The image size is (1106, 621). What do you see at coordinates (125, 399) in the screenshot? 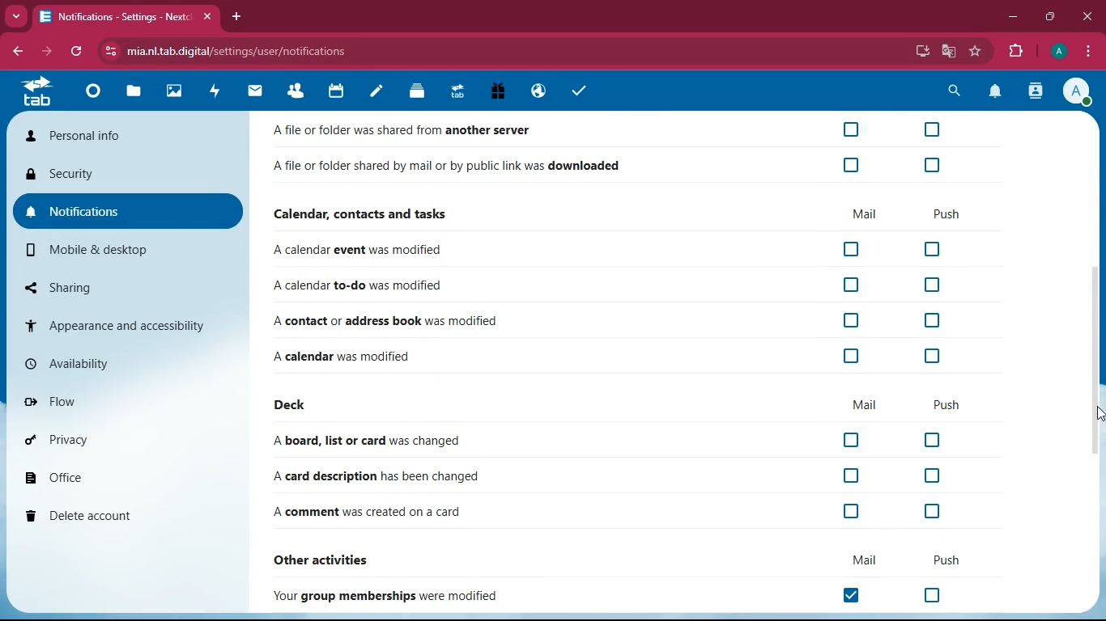
I see `flow` at bounding box center [125, 399].